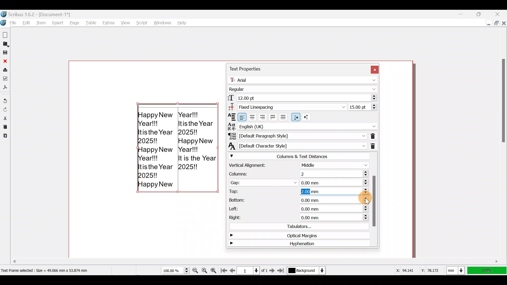 This screenshot has height=285, width=507. Describe the element at coordinates (195, 269) in the screenshot. I see `Zoom out by the stepping value in tools preferences` at that location.